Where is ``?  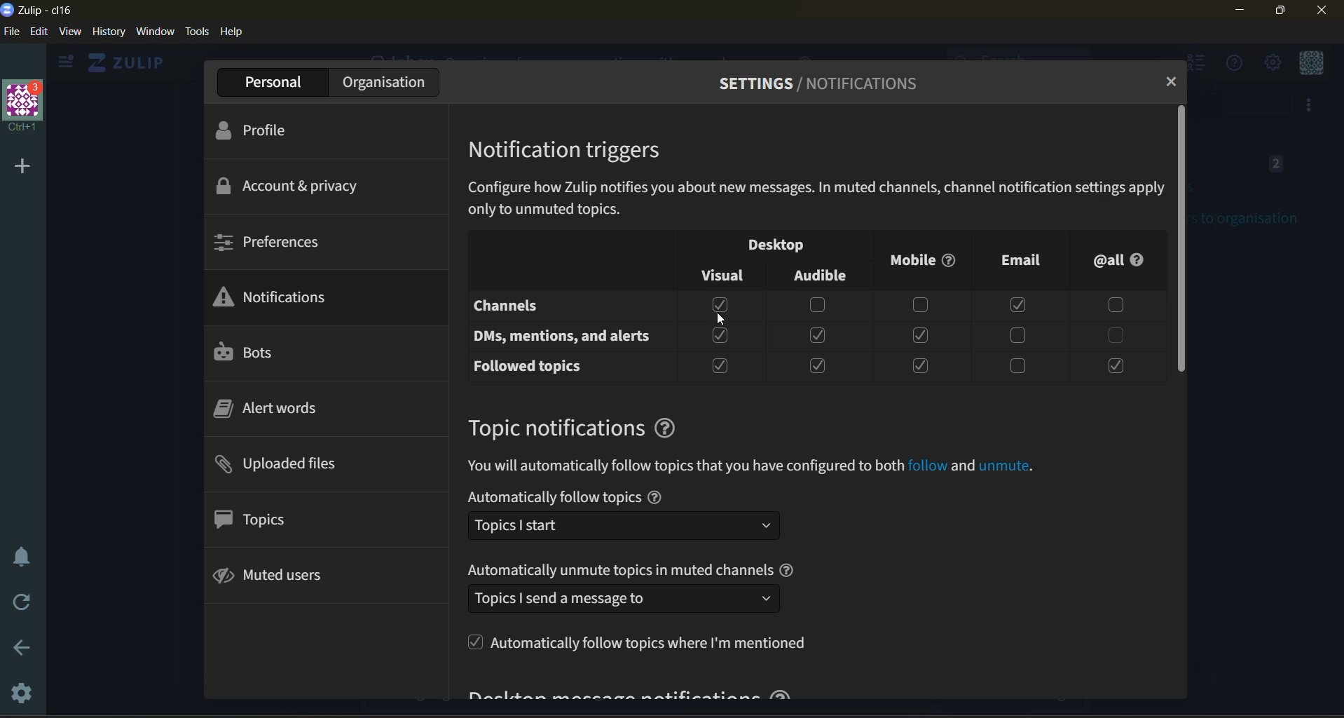  is located at coordinates (927, 466).